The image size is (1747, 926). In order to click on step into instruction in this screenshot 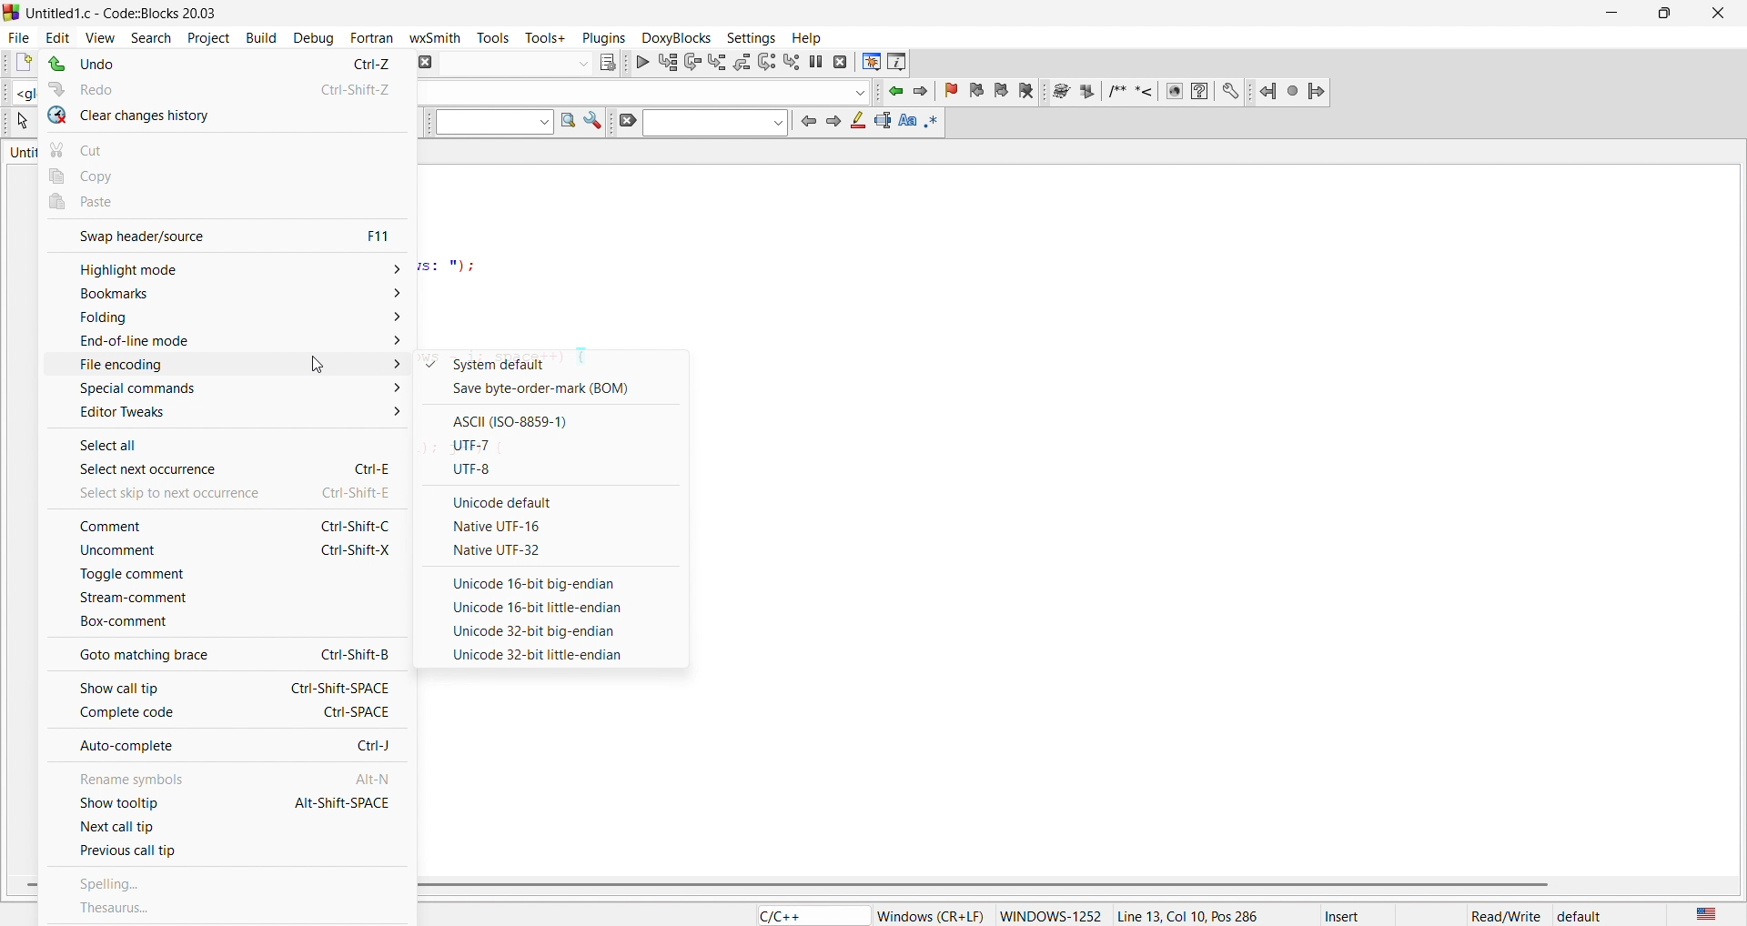, I will do `click(790, 62)`.